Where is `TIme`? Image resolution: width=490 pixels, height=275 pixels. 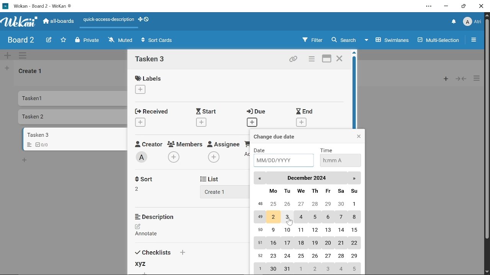
TIme is located at coordinates (328, 150).